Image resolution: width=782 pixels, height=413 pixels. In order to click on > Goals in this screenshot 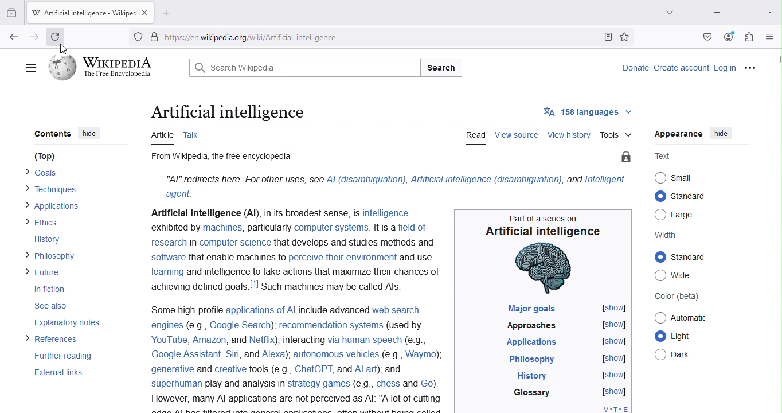, I will do `click(39, 172)`.